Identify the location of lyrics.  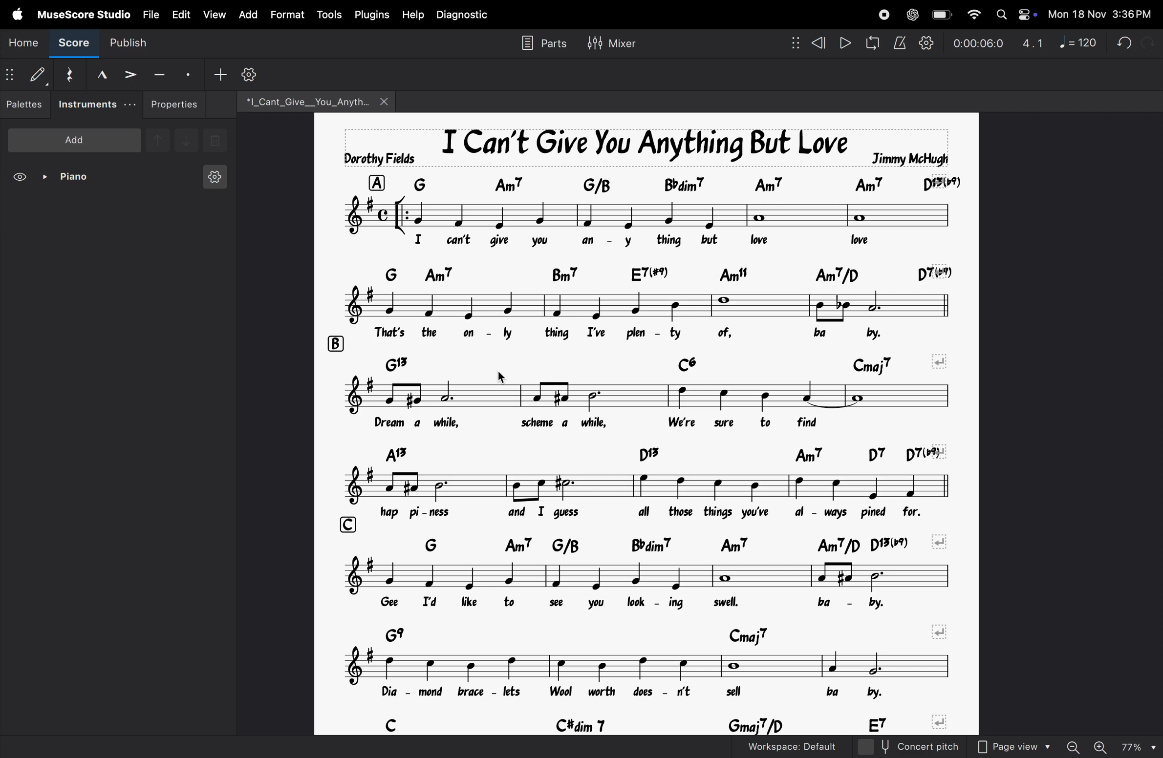
(668, 607).